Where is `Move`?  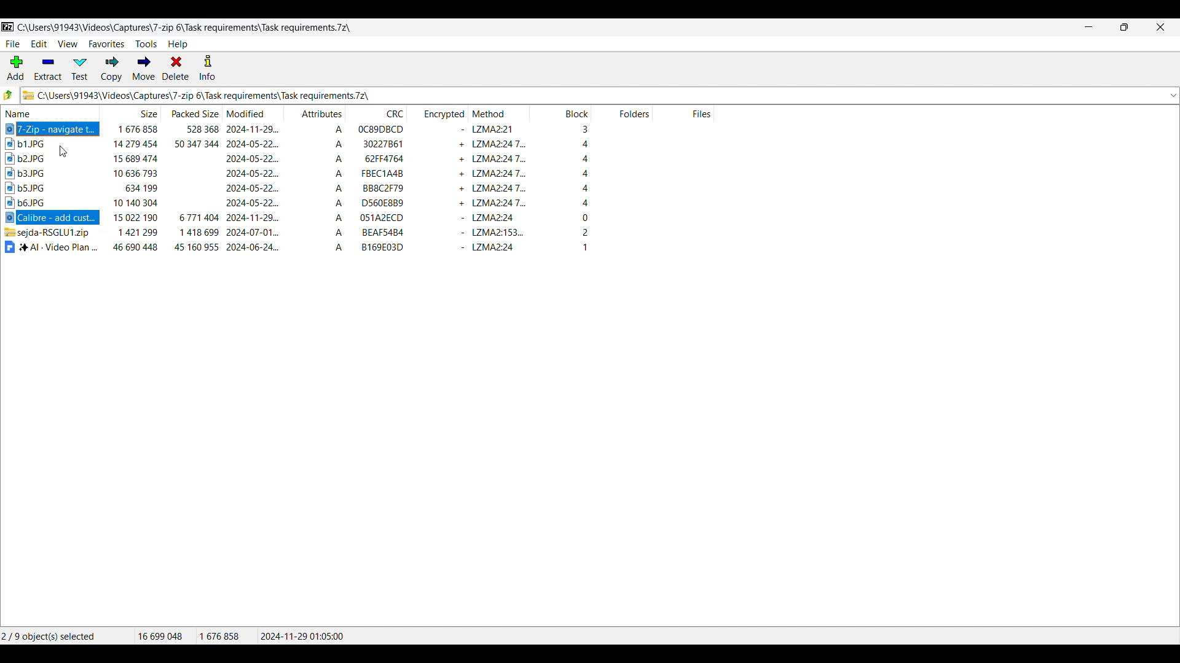
Move is located at coordinates (144, 68).